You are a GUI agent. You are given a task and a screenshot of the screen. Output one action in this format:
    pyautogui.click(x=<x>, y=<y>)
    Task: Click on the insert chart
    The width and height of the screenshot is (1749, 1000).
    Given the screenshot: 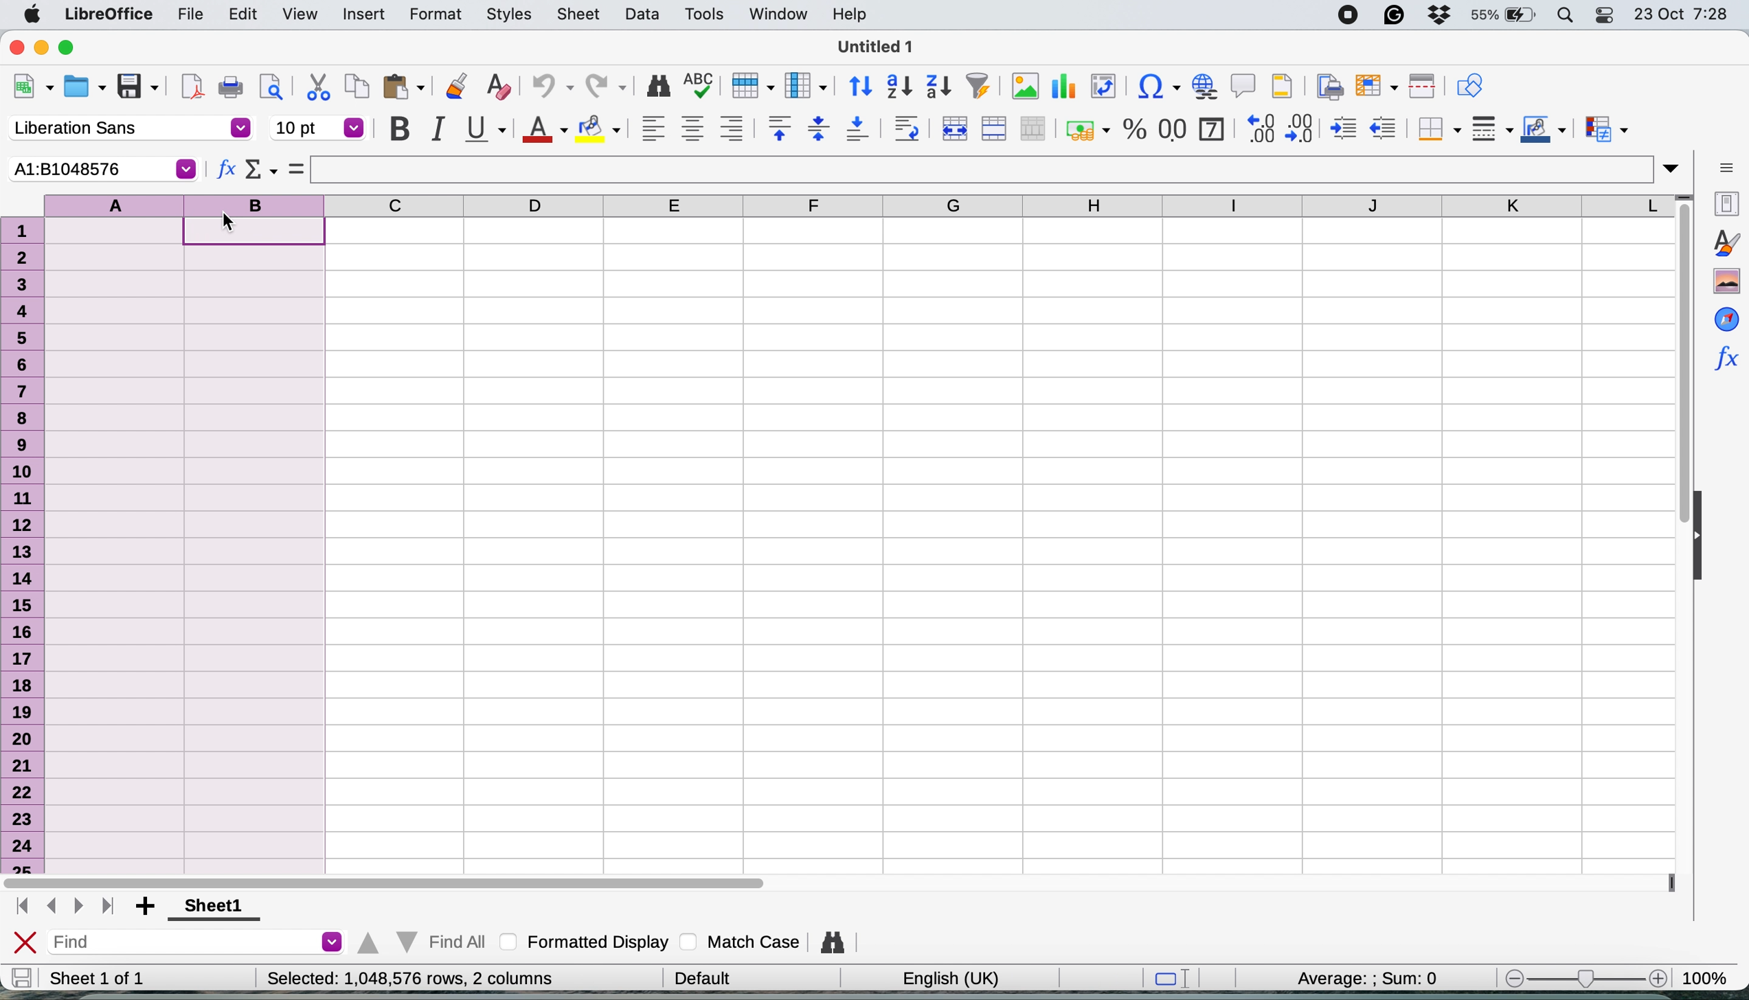 What is the action you would take?
    pyautogui.click(x=1065, y=87)
    